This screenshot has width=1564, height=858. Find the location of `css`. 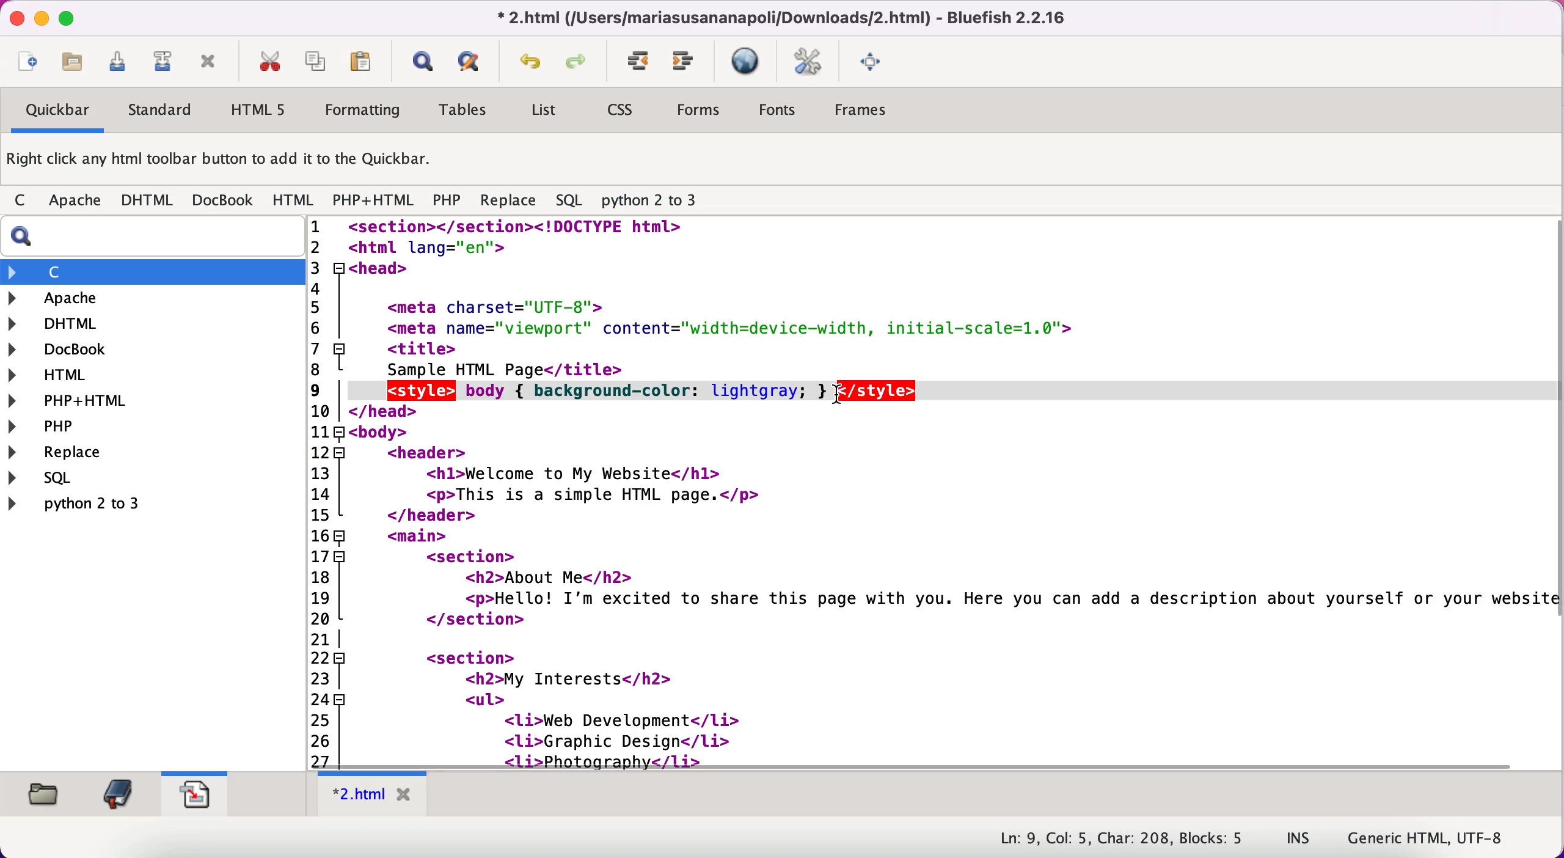

css is located at coordinates (622, 111).